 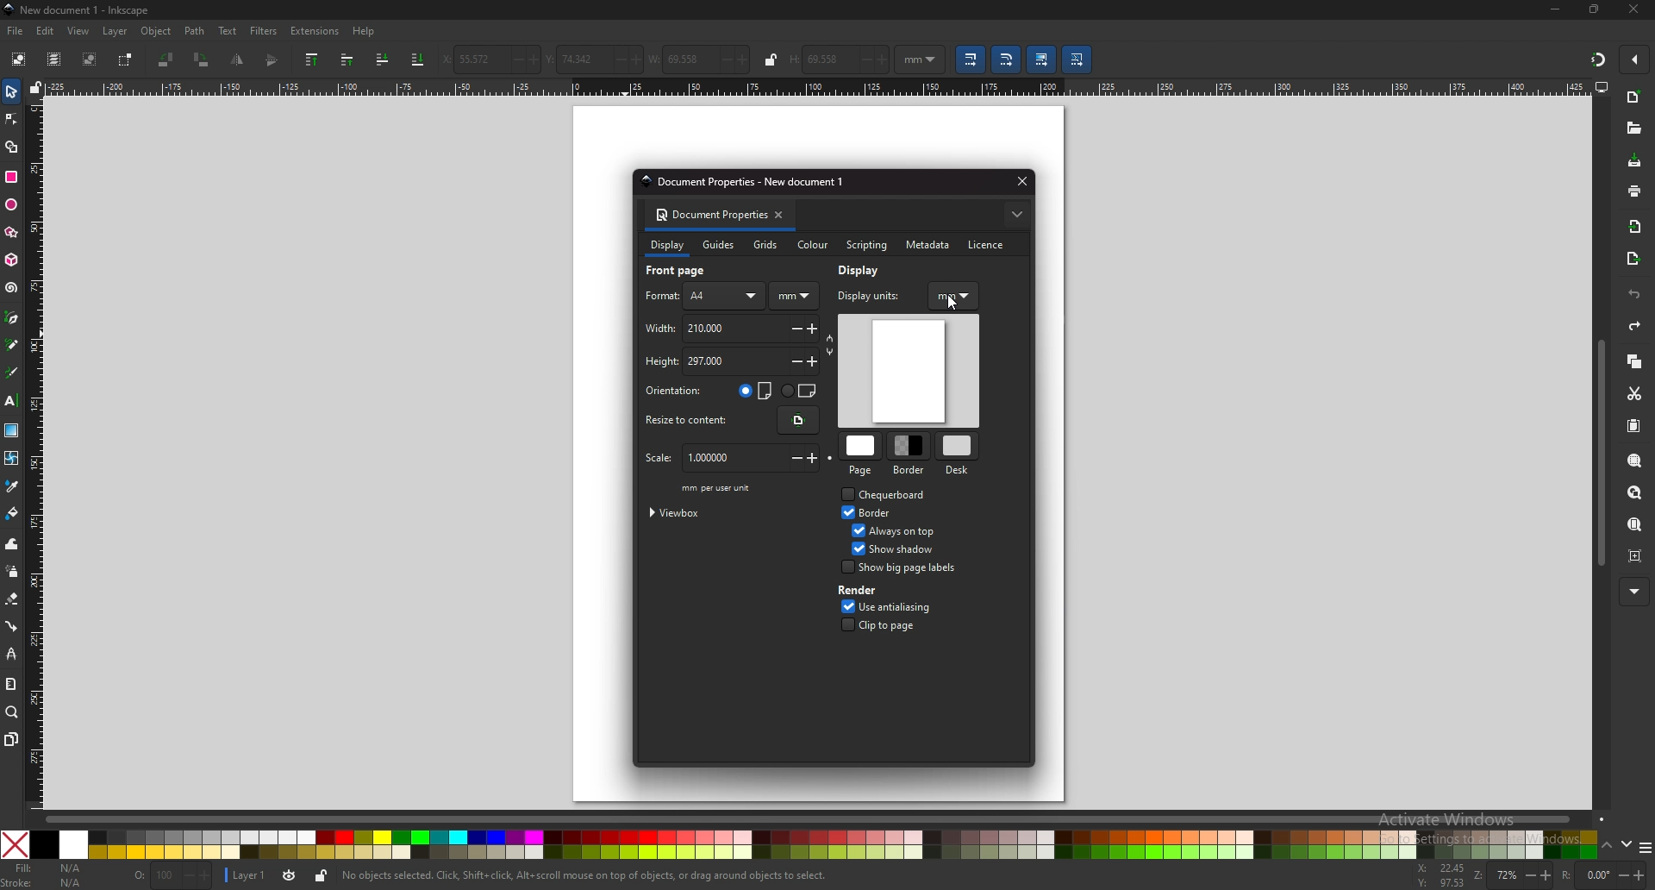 What do you see at coordinates (11, 712) in the screenshot?
I see `zoom` at bounding box center [11, 712].